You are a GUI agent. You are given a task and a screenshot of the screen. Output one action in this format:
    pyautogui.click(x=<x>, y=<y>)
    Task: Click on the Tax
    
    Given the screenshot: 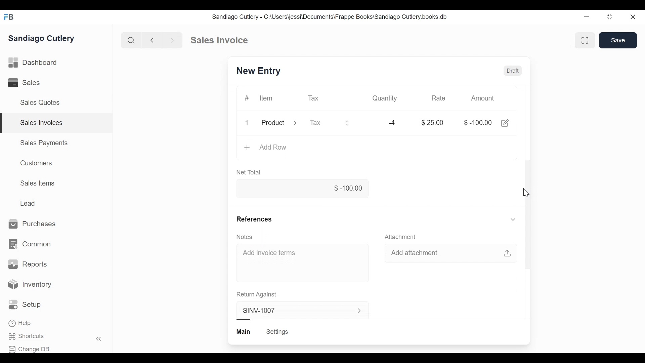 What is the action you would take?
    pyautogui.click(x=329, y=122)
    